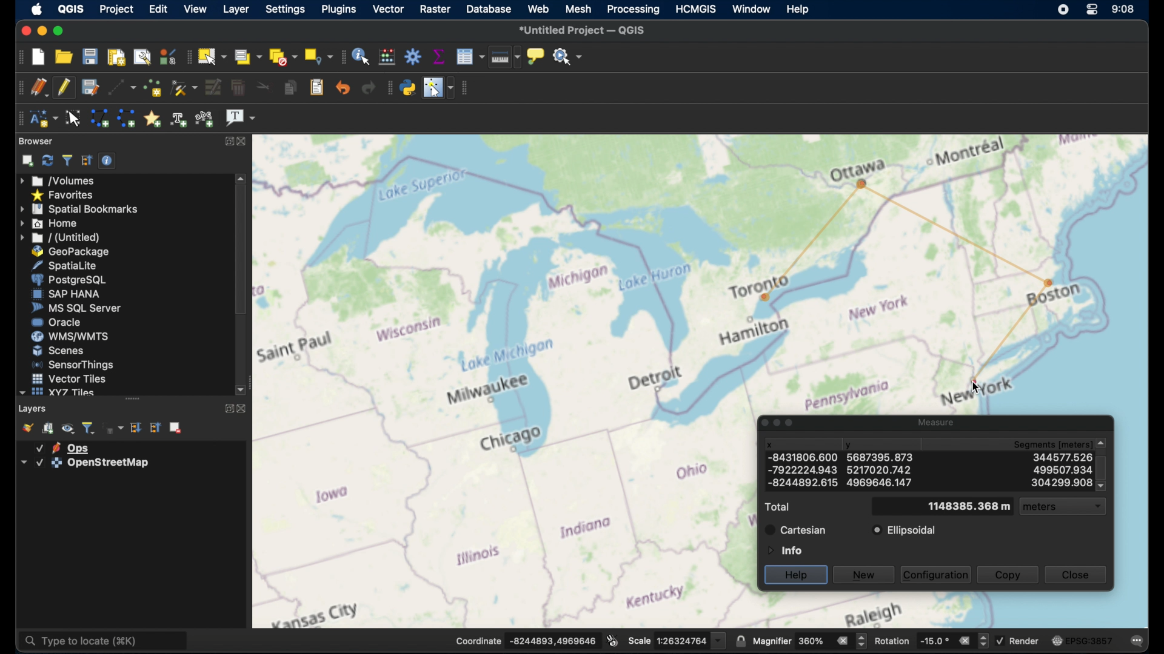  Describe the element at coordinates (71, 251) in the screenshot. I see `geopackage` at that location.